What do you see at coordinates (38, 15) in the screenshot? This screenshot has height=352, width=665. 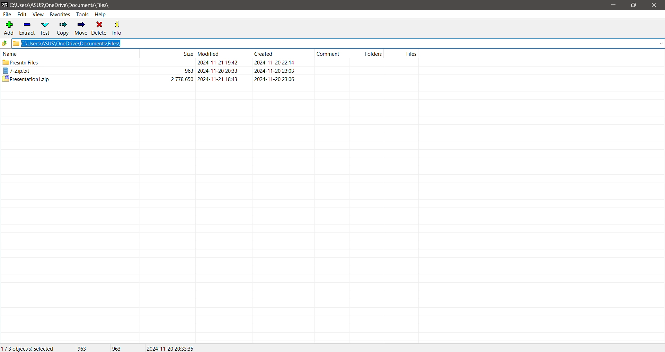 I see `View` at bounding box center [38, 15].